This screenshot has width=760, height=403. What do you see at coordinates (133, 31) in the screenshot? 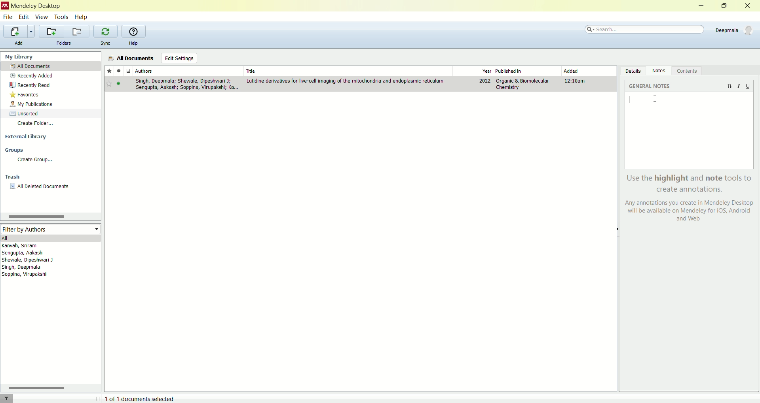
I see `open the online help guide for Mendeley` at bounding box center [133, 31].